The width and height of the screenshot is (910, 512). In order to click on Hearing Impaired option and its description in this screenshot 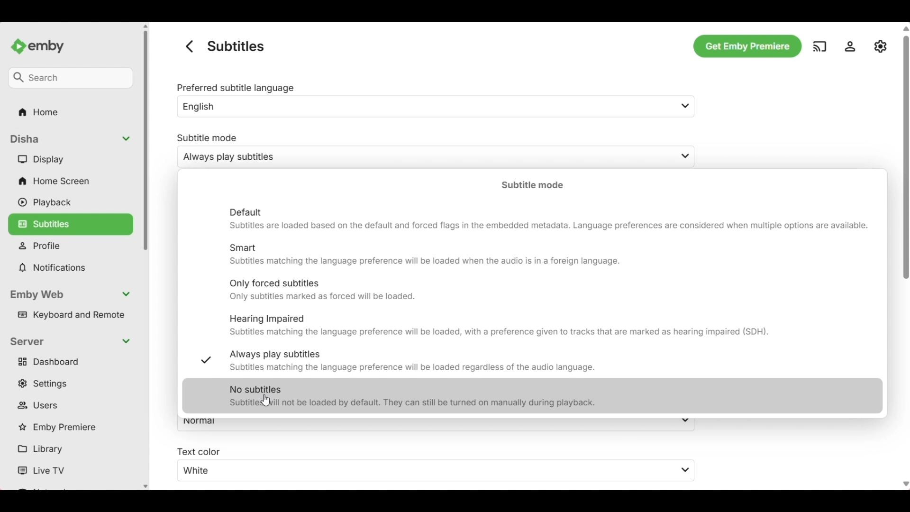, I will do `click(549, 326)`.